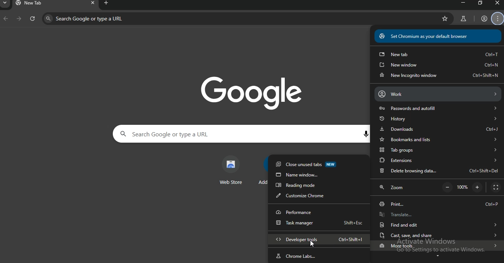 The height and width of the screenshot is (263, 504). I want to click on translate, so click(436, 215).